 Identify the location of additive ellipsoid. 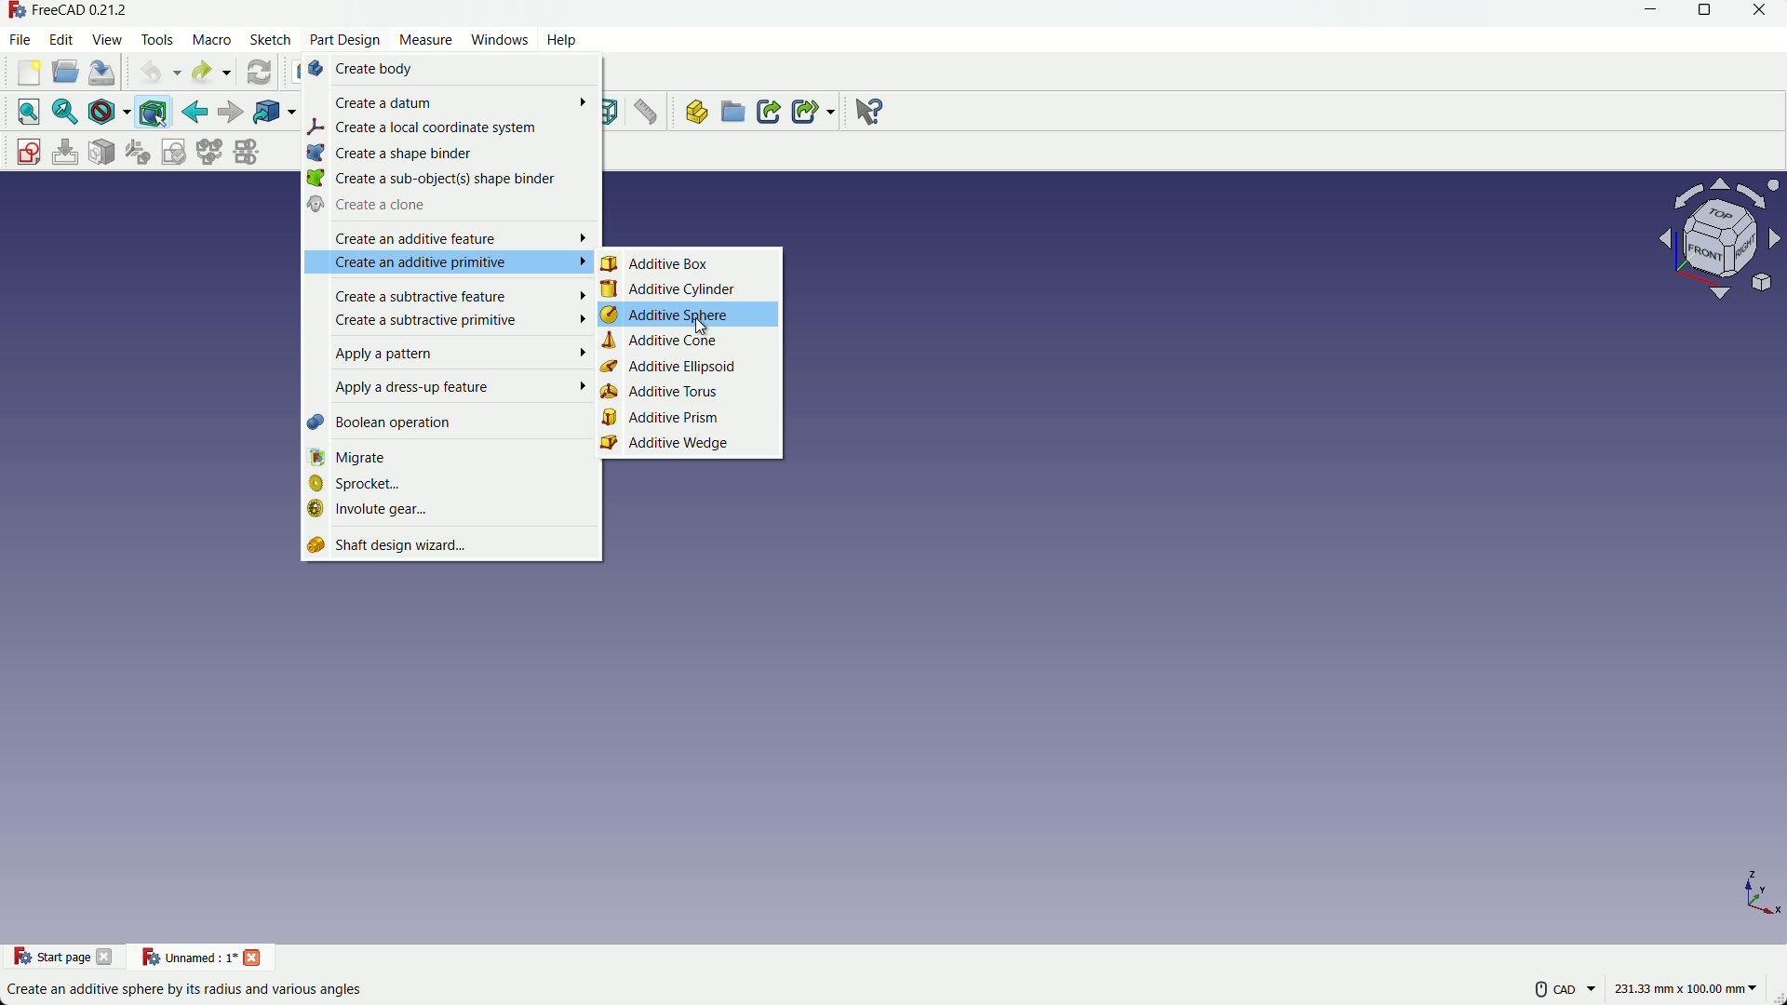
(687, 372).